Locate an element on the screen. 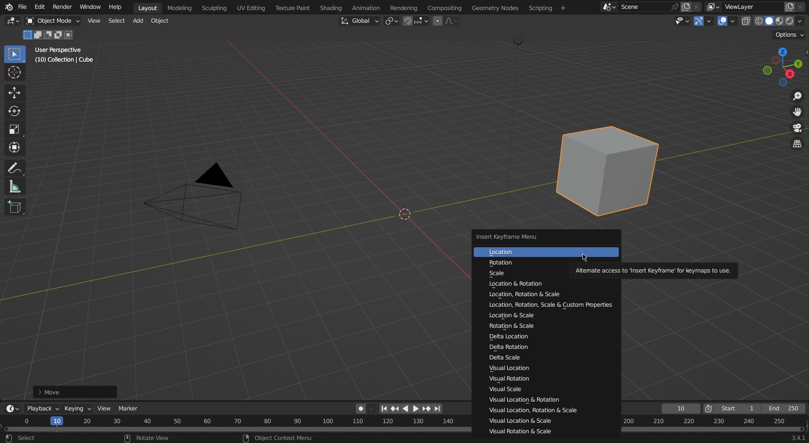 This screenshot has width=809, height=443. Snapping is located at coordinates (416, 21).